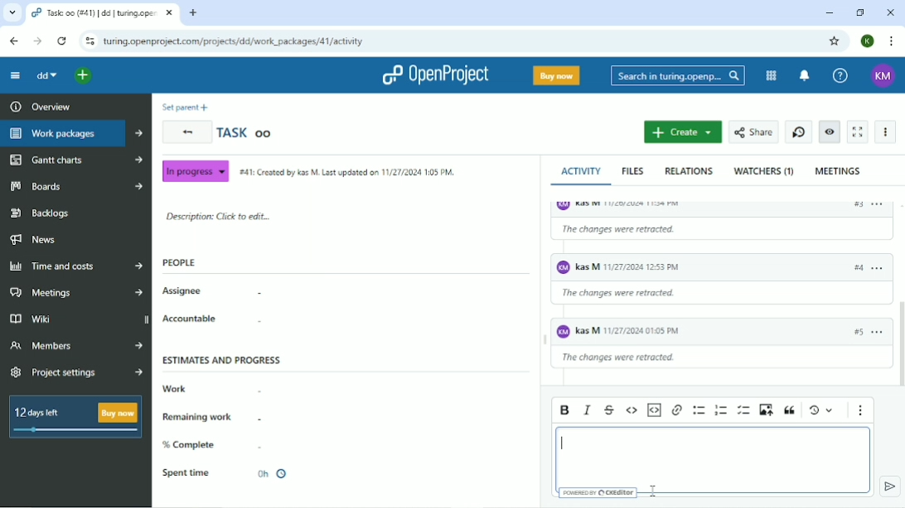  What do you see at coordinates (682, 132) in the screenshot?
I see `Create` at bounding box center [682, 132].